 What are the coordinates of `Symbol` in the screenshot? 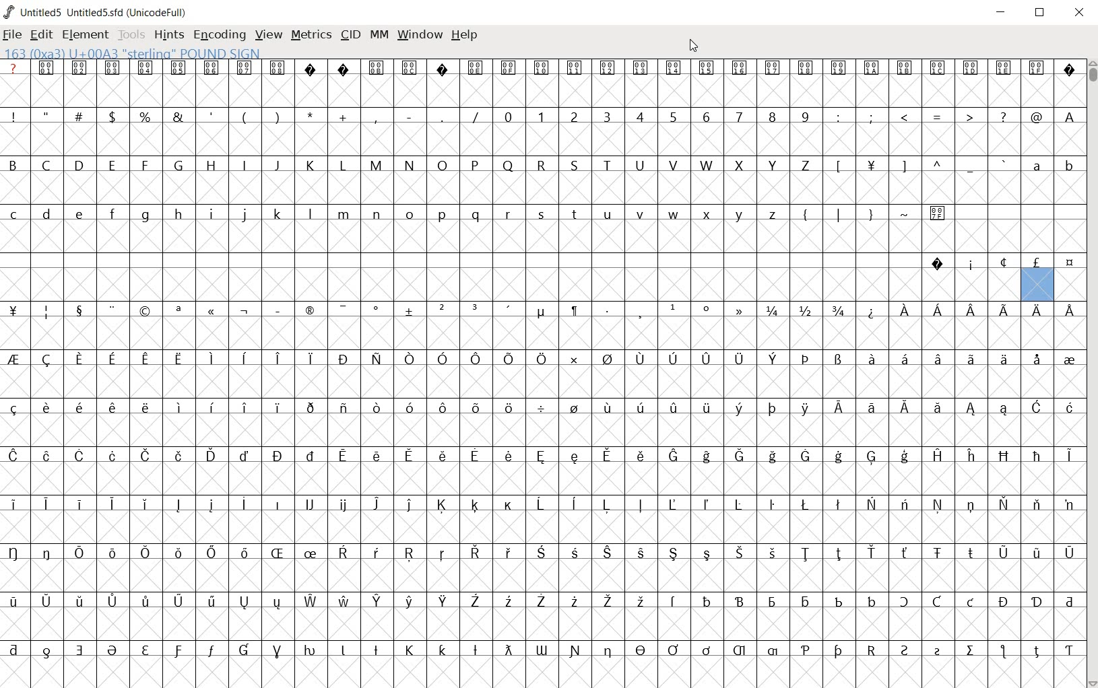 It's located at (1006, 69).